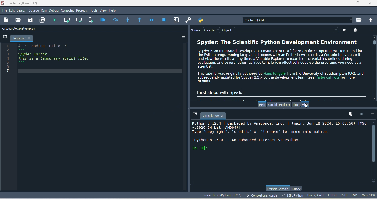 The height and width of the screenshot is (199, 377). What do you see at coordinates (374, 122) in the screenshot?
I see `scroll up` at bounding box center [374, 122].